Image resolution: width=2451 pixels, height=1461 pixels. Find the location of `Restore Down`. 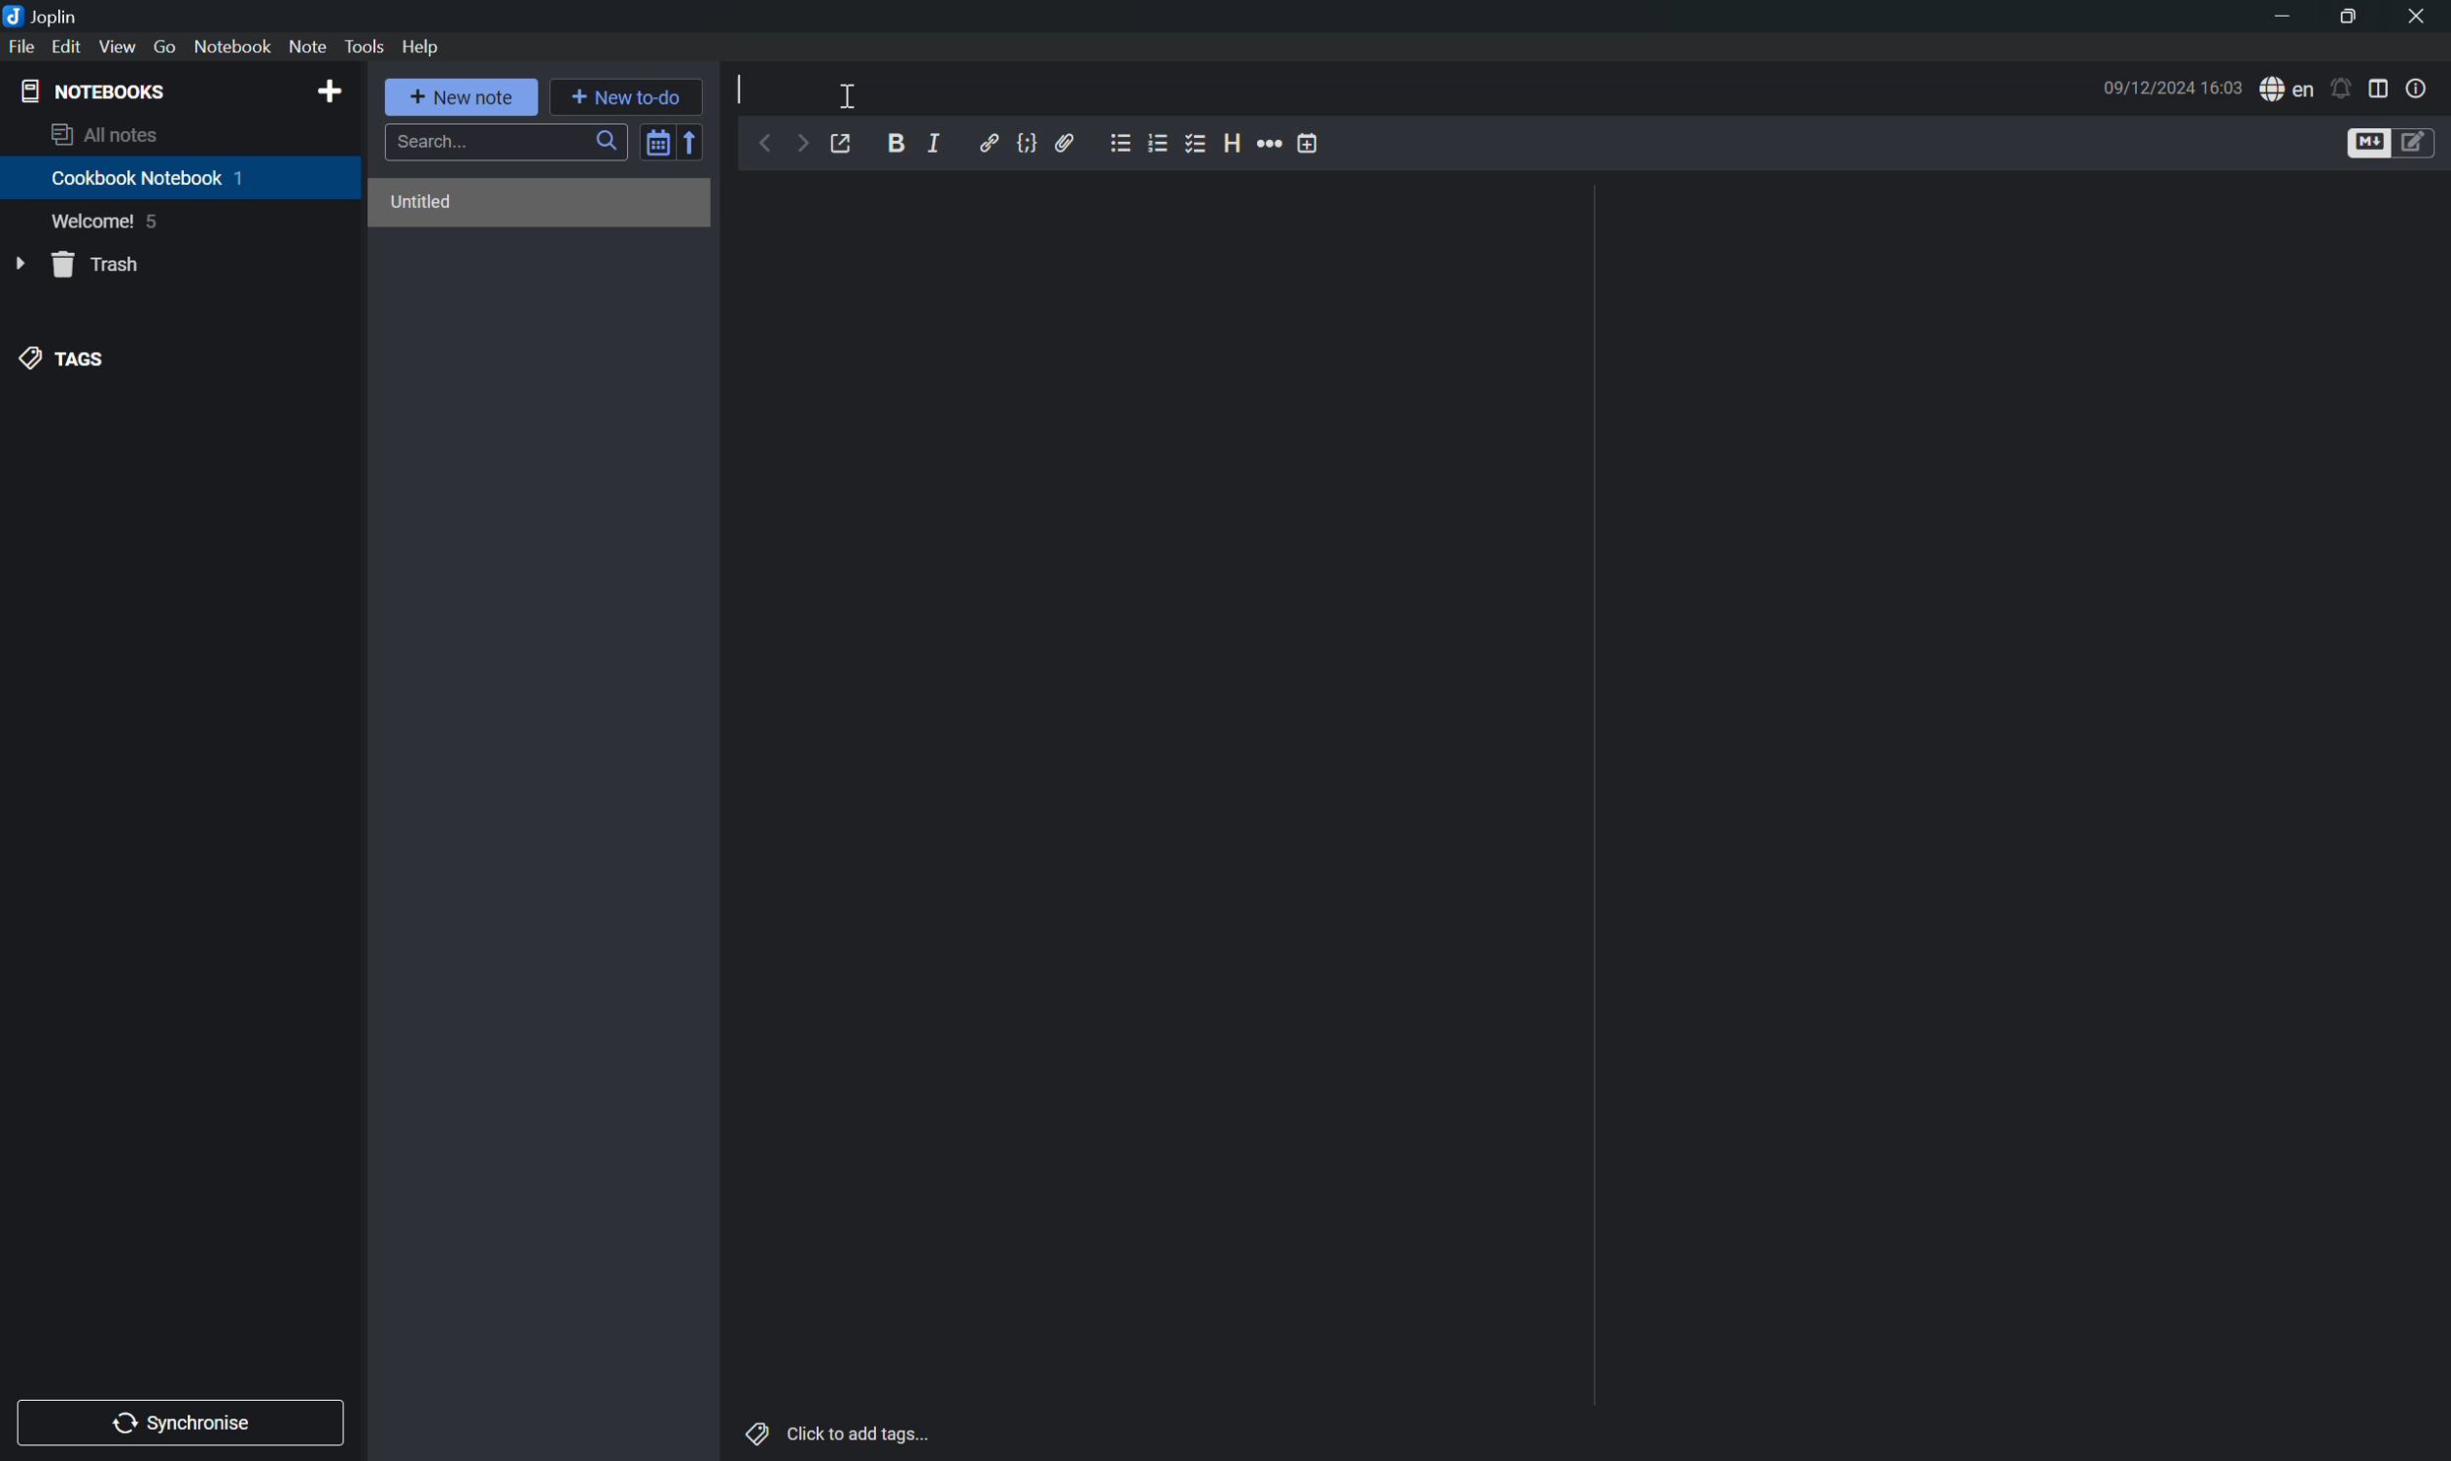

Restore Down is located at coordinates (2346, 21).